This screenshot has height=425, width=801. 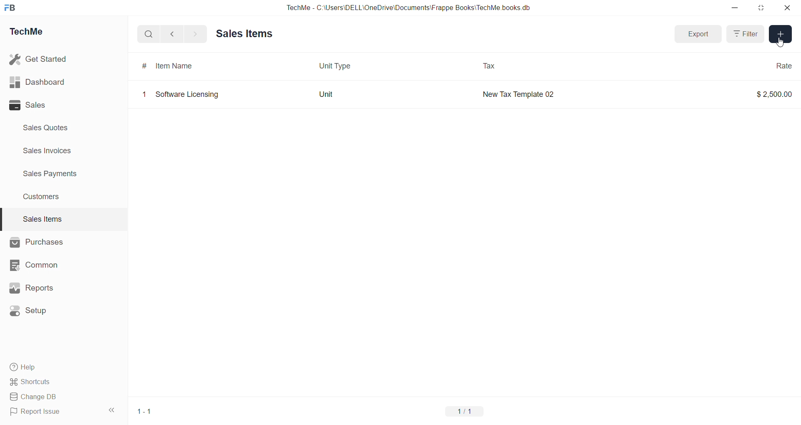 What do you see at coordinates (781, 43) in the screenshot?
I see `cursor` at bounding box center [781, 43].